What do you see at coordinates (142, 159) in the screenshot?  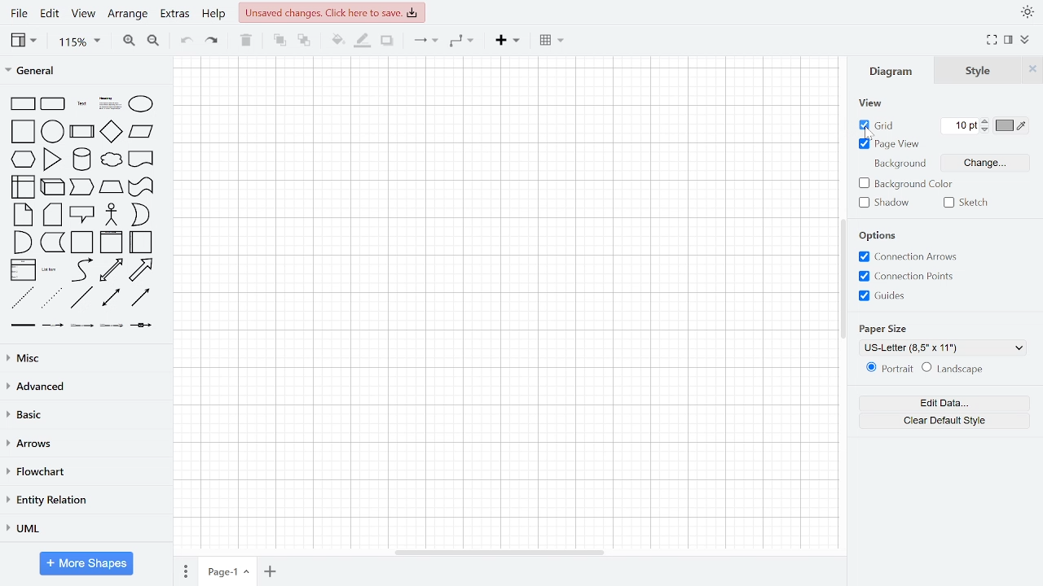 I see `document` at bounding box center [142, 159].